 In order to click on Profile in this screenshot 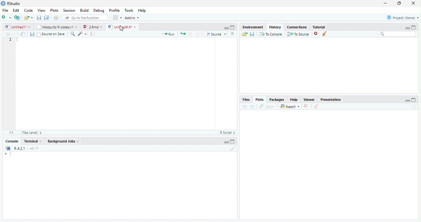, I will do `click(115, 10)`.